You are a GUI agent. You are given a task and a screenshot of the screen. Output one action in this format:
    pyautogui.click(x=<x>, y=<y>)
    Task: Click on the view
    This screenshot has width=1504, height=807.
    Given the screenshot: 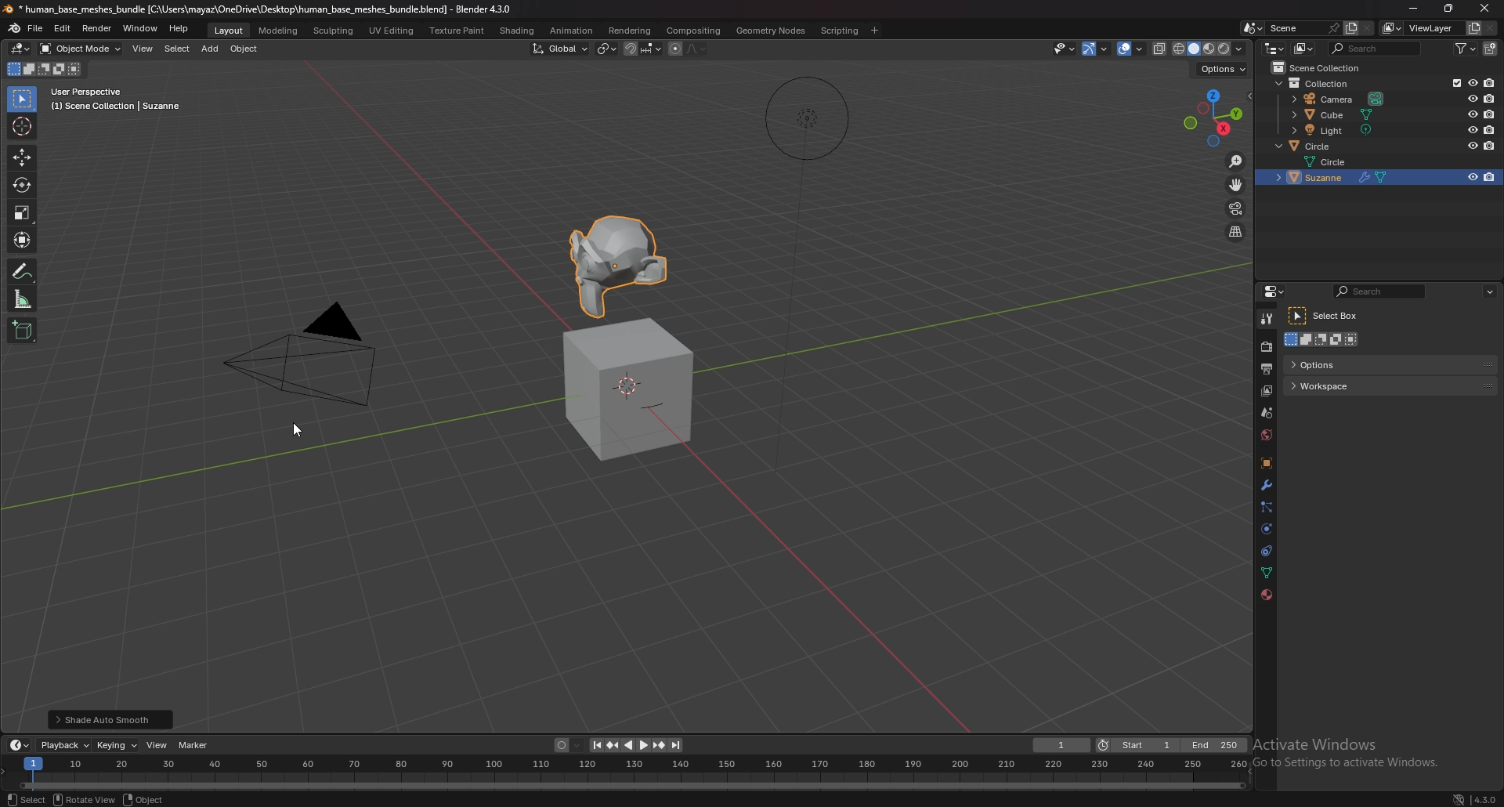 What is the action you would take?
    pyautogui.click(x=145, y=48)
    